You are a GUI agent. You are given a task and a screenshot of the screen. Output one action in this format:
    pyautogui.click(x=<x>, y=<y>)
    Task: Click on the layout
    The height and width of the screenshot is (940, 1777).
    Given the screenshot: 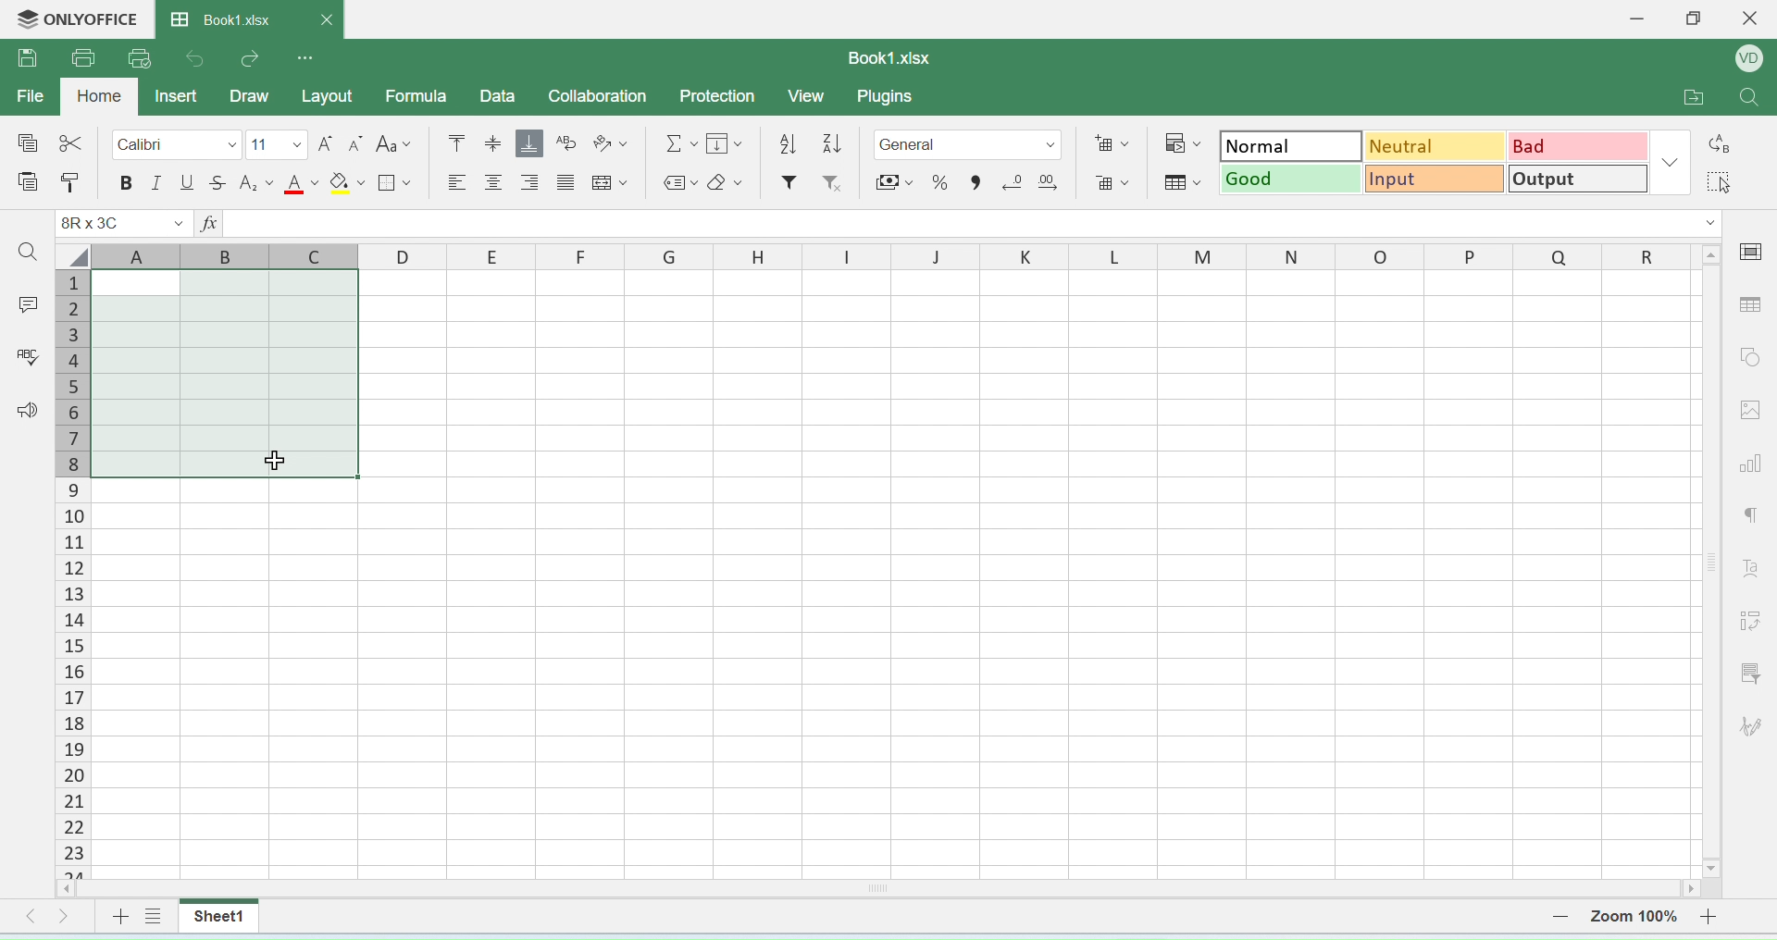 What is the action you would take?
    pyautogui.click(x=326, y=95)
    